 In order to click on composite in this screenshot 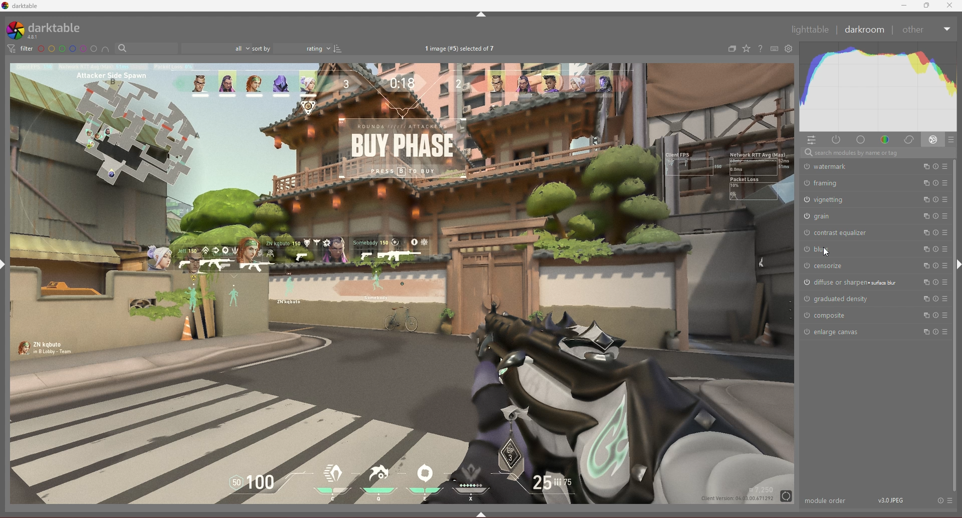, I will do `click(833, 315)`.